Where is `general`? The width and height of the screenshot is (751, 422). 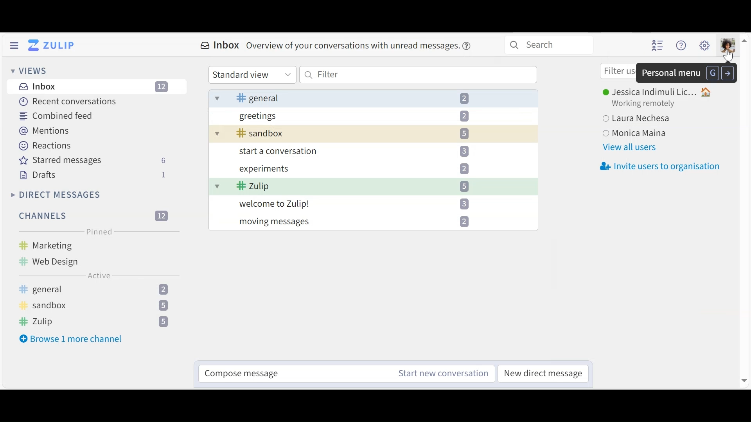 general is located at coordinates (93, 289).